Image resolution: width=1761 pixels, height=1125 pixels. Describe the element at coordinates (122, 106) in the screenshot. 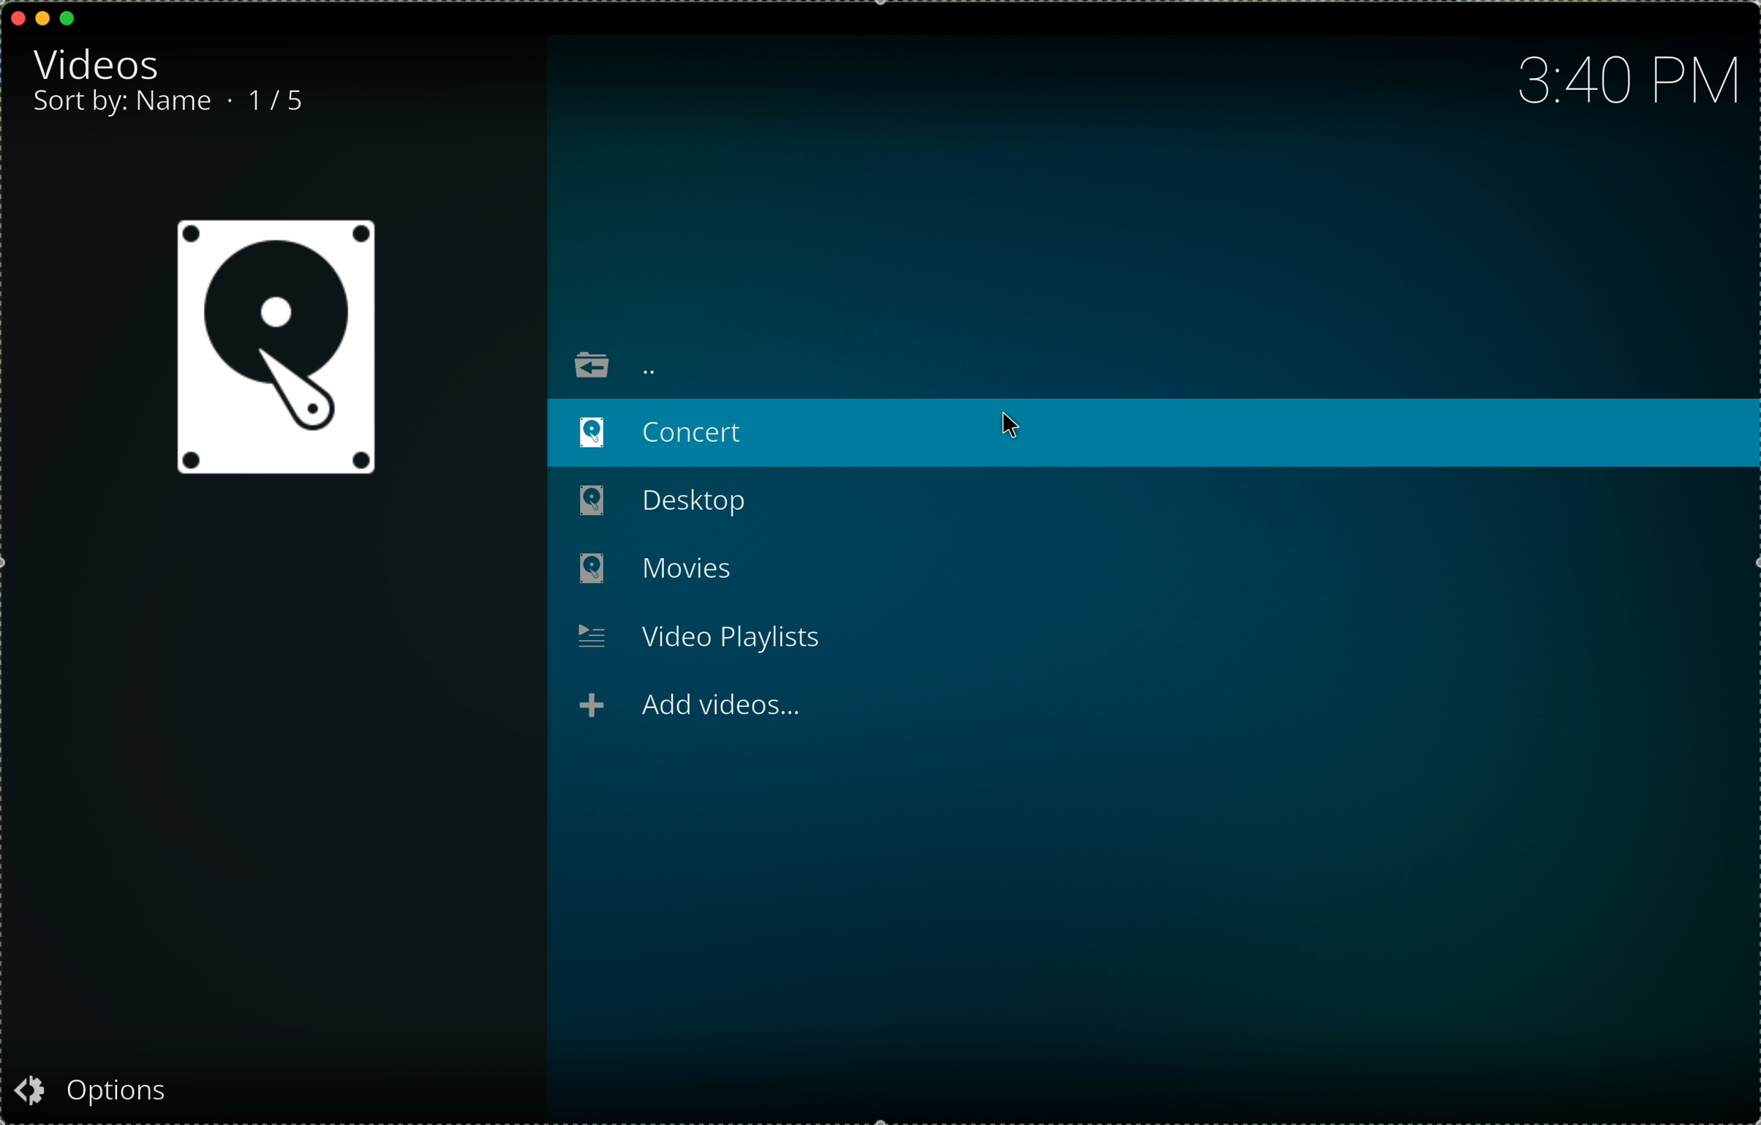

I see `sort by` at that location.